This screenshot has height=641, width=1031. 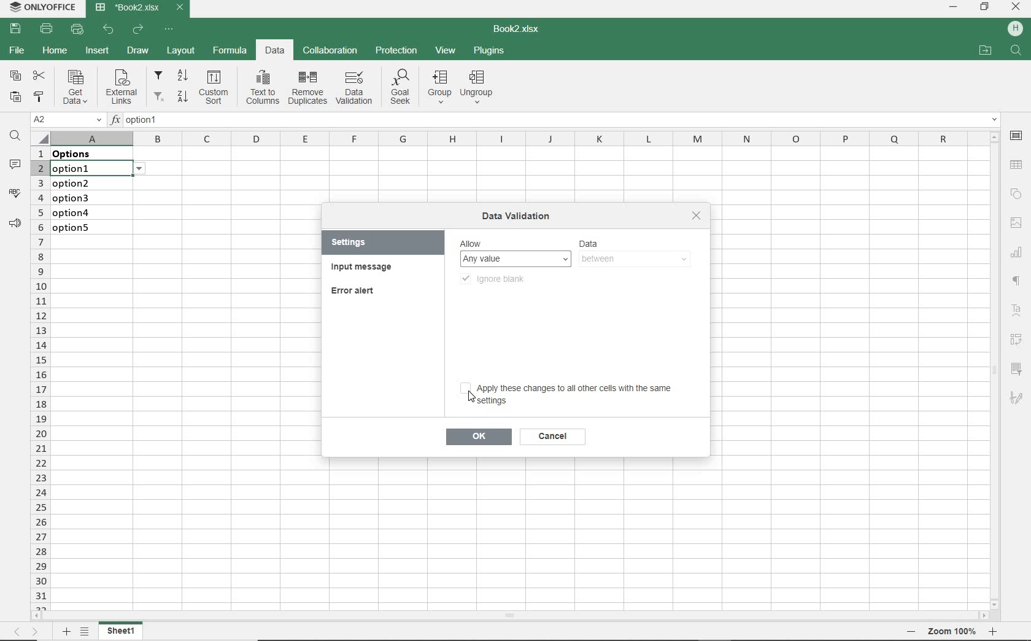 I want to click on VIEW, so click(x=446, y=50).